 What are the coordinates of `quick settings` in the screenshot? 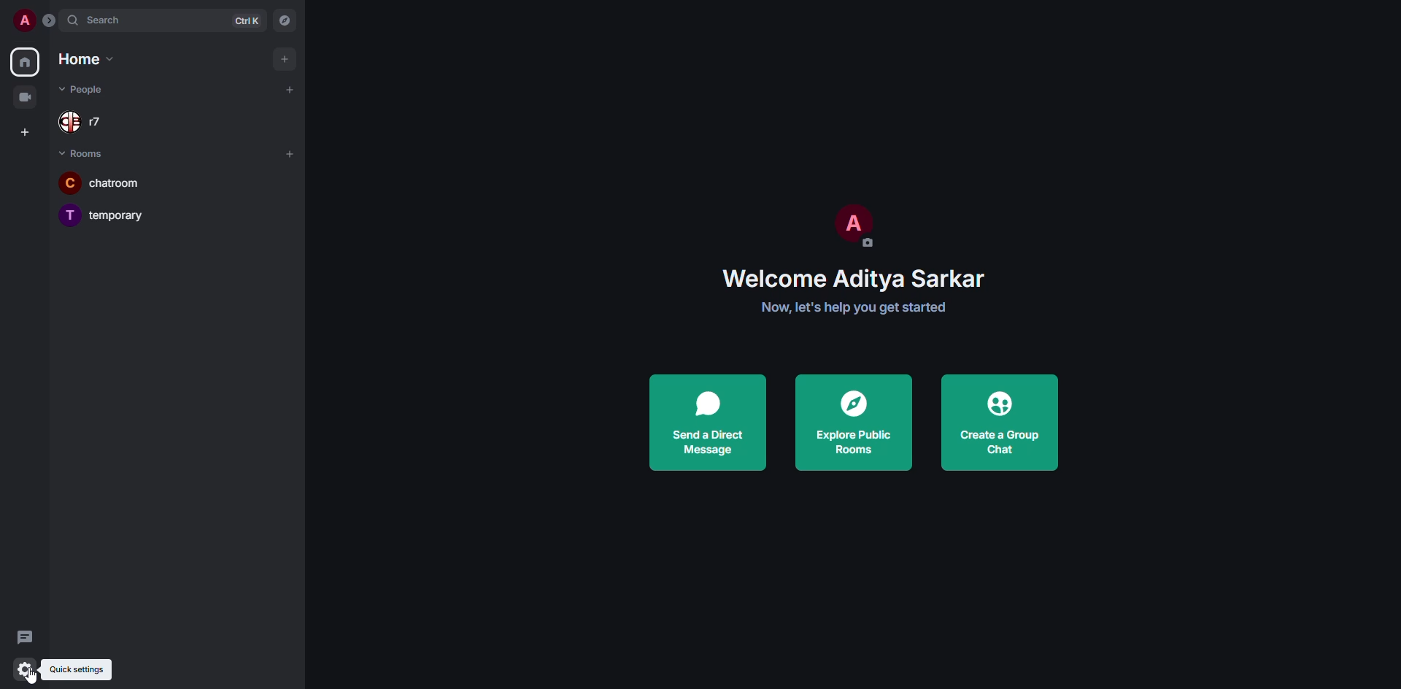 It's located at (23, 669).